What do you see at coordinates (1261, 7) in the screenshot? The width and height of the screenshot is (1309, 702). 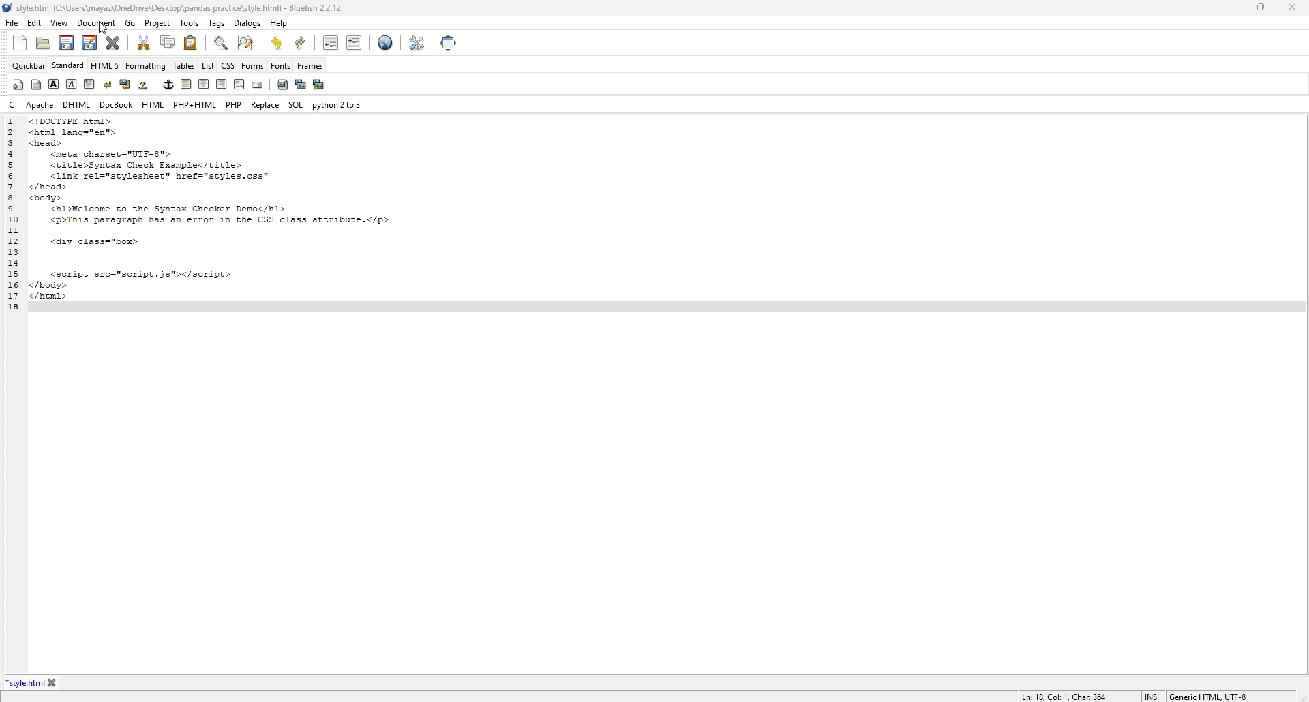 I see `resize` at bounding box center [1261, 7].